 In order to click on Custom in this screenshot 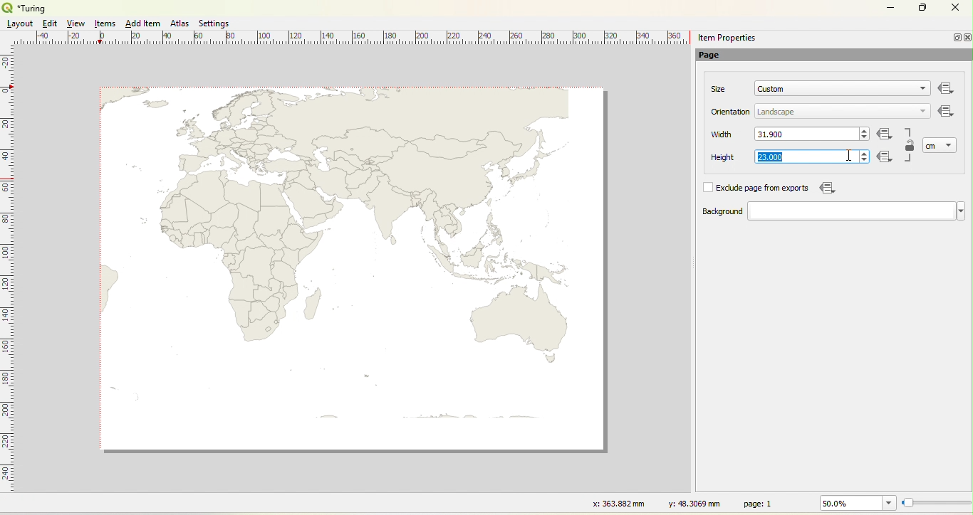, I will do `click(771, 89)`.